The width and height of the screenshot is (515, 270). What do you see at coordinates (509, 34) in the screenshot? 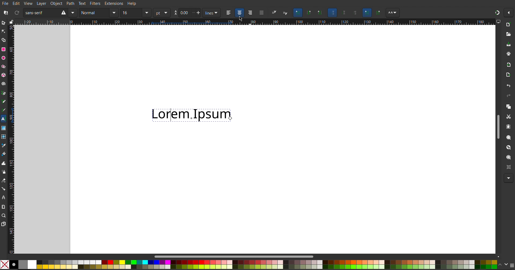
I see `Open` at bounding box center [509, 34].